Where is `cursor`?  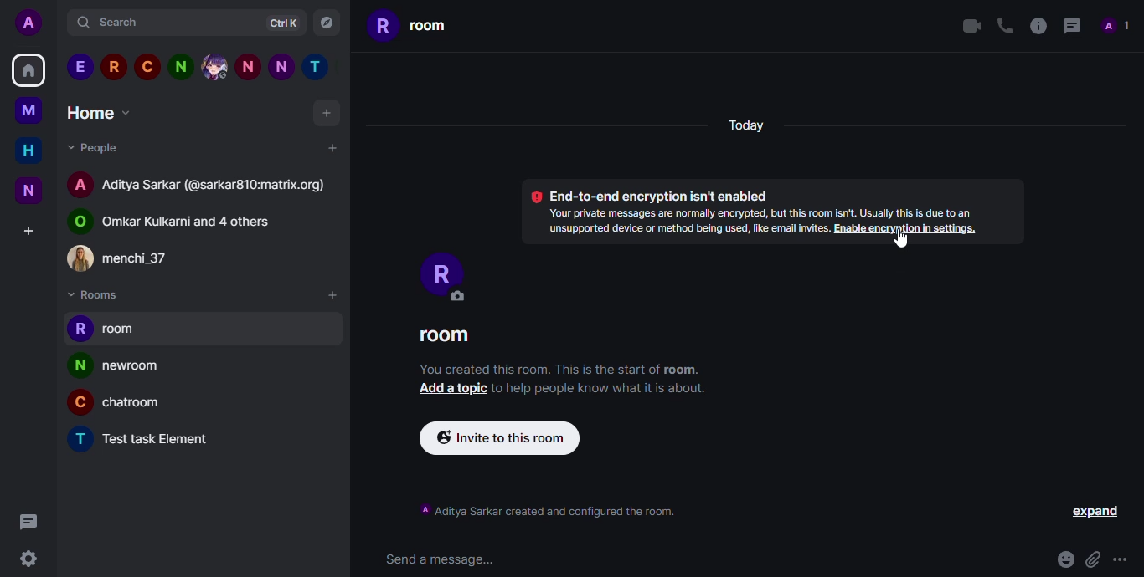 cursor is located at coordinates (901, 240).